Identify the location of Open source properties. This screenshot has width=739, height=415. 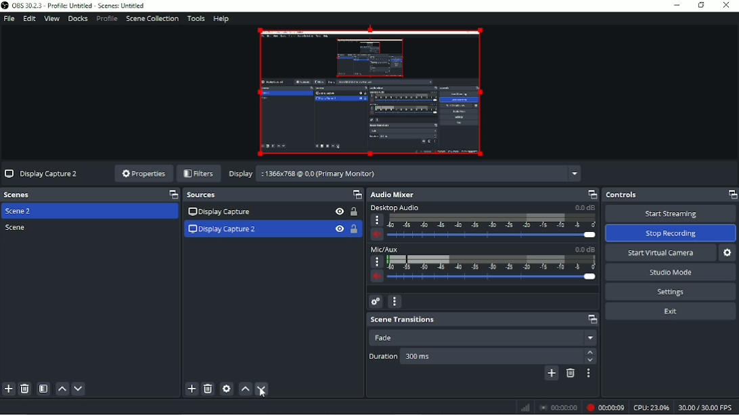
(226, 389).